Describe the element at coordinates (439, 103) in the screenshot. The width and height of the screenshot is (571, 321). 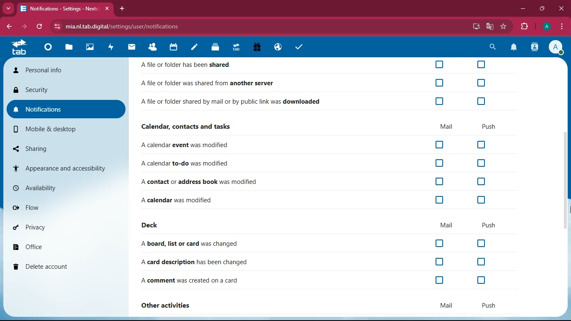
I see `off` at that location.